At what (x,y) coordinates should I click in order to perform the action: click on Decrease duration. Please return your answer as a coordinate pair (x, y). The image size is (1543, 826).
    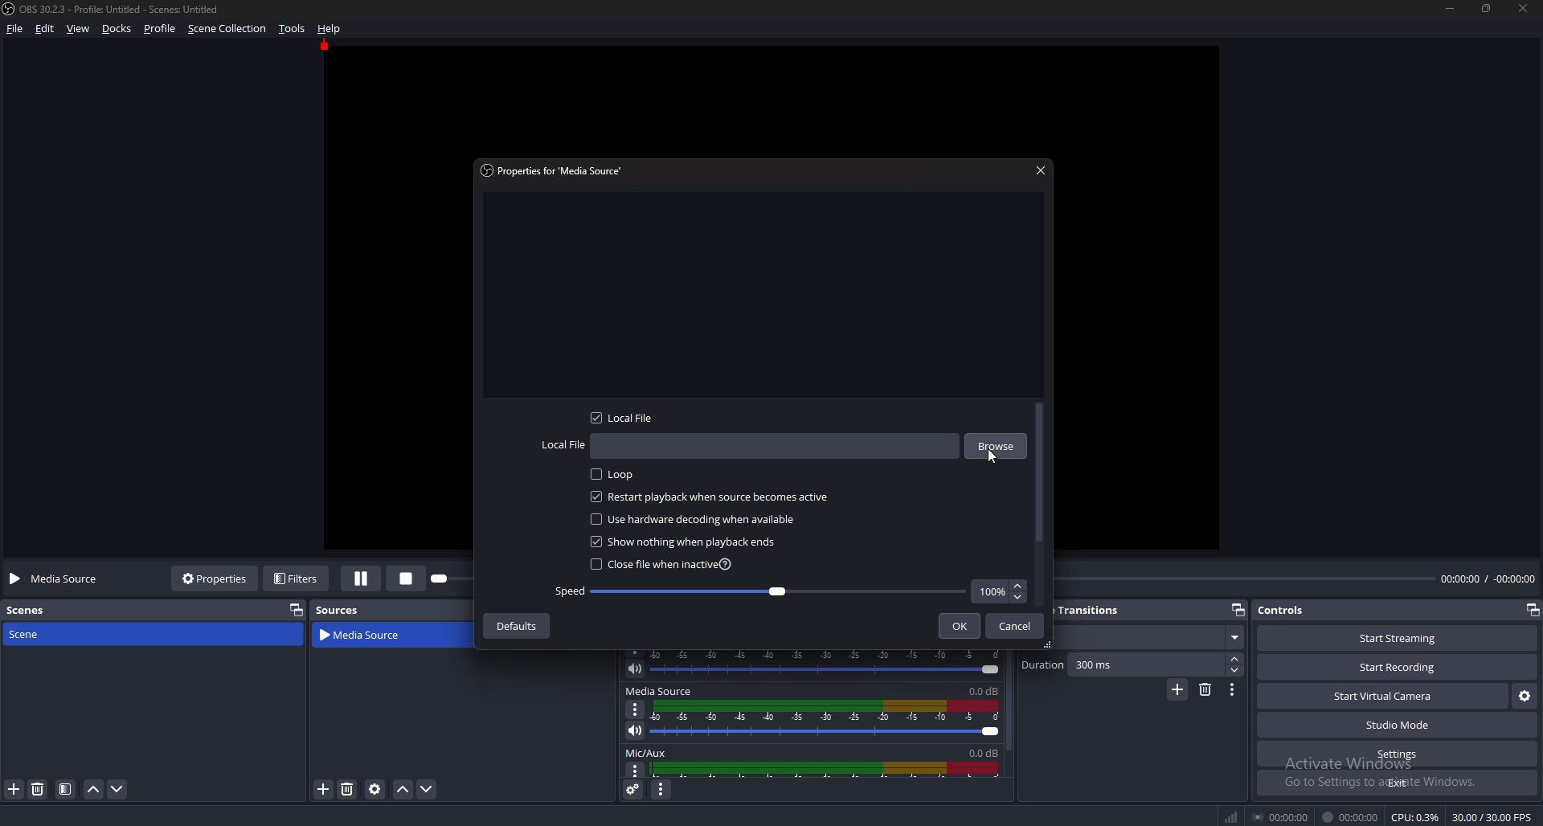
    Looking at the image, I should click on (1236, 670).